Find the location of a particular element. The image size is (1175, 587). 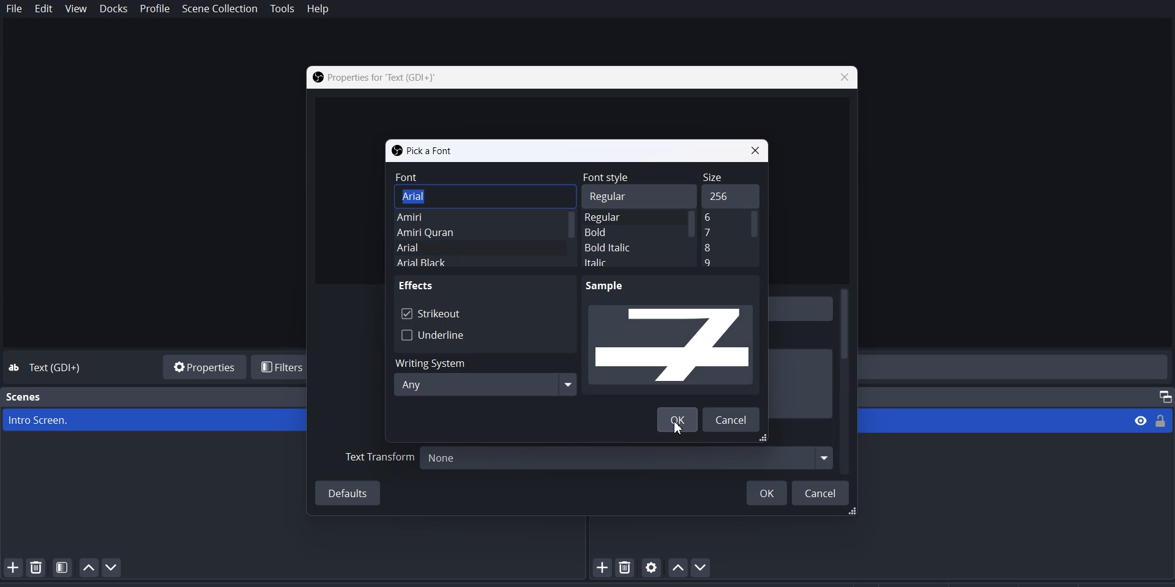

Arial is located at coordinates (451, 196).